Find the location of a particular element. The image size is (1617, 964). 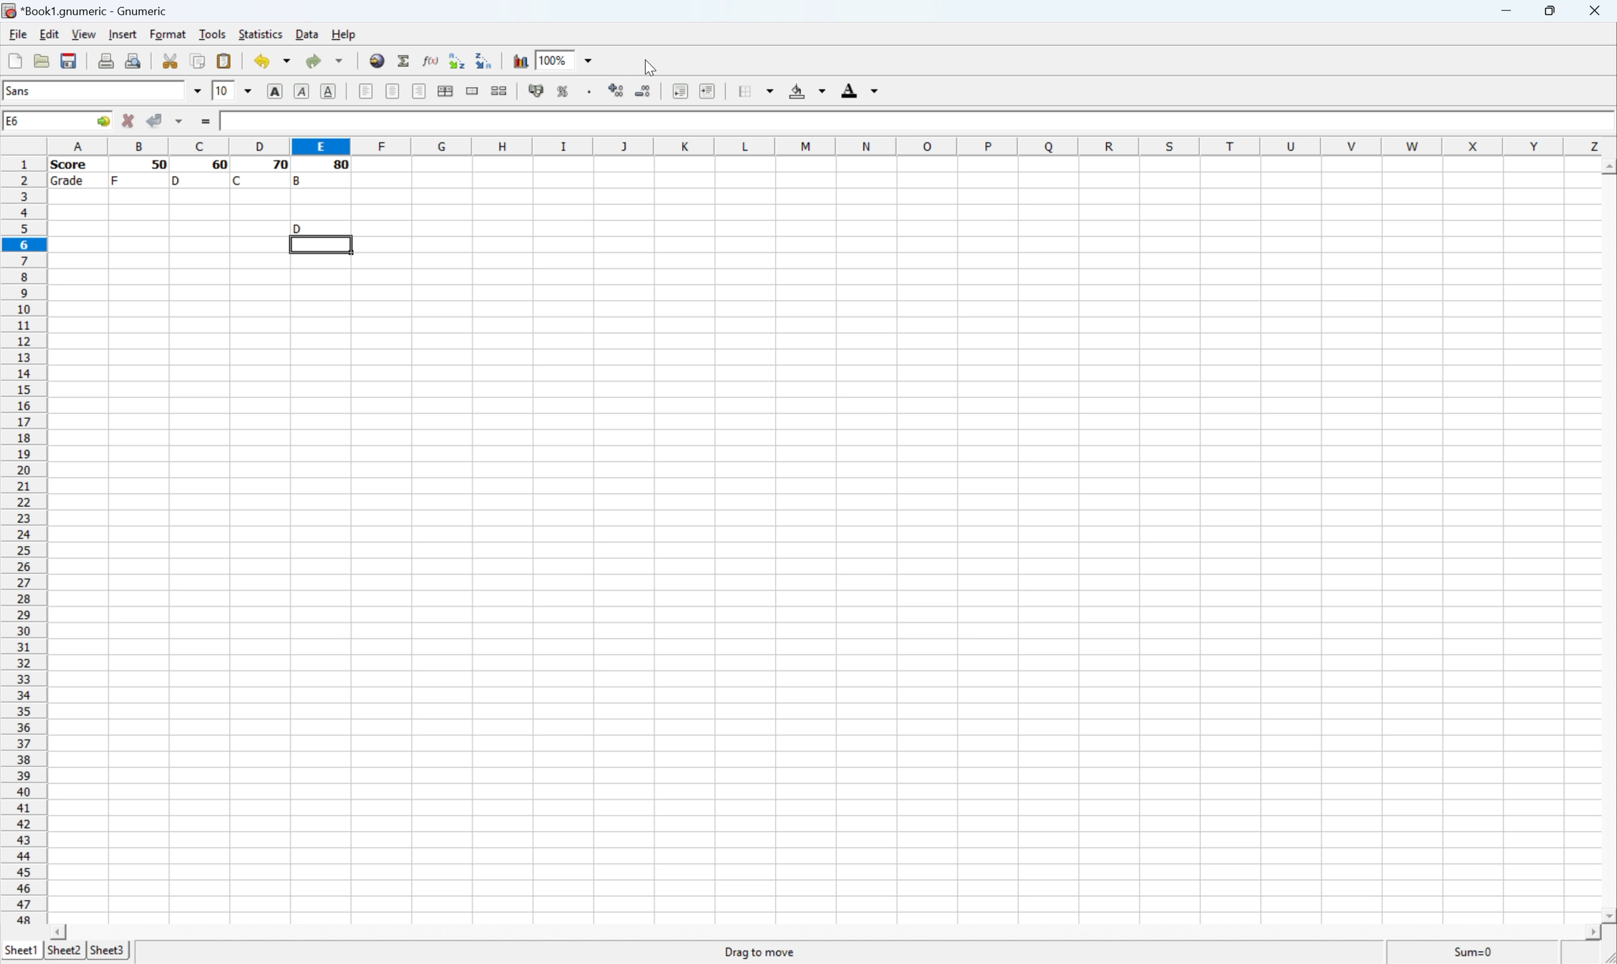

Cut the selection is located at coordinates (169, 58).